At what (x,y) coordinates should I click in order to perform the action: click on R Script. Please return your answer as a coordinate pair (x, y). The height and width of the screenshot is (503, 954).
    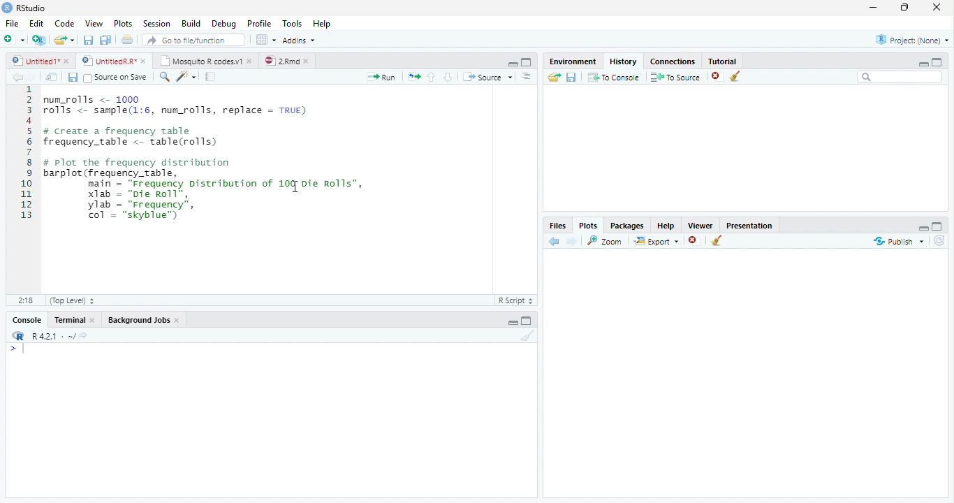
    Looking at the image, I should click on (516, 300).